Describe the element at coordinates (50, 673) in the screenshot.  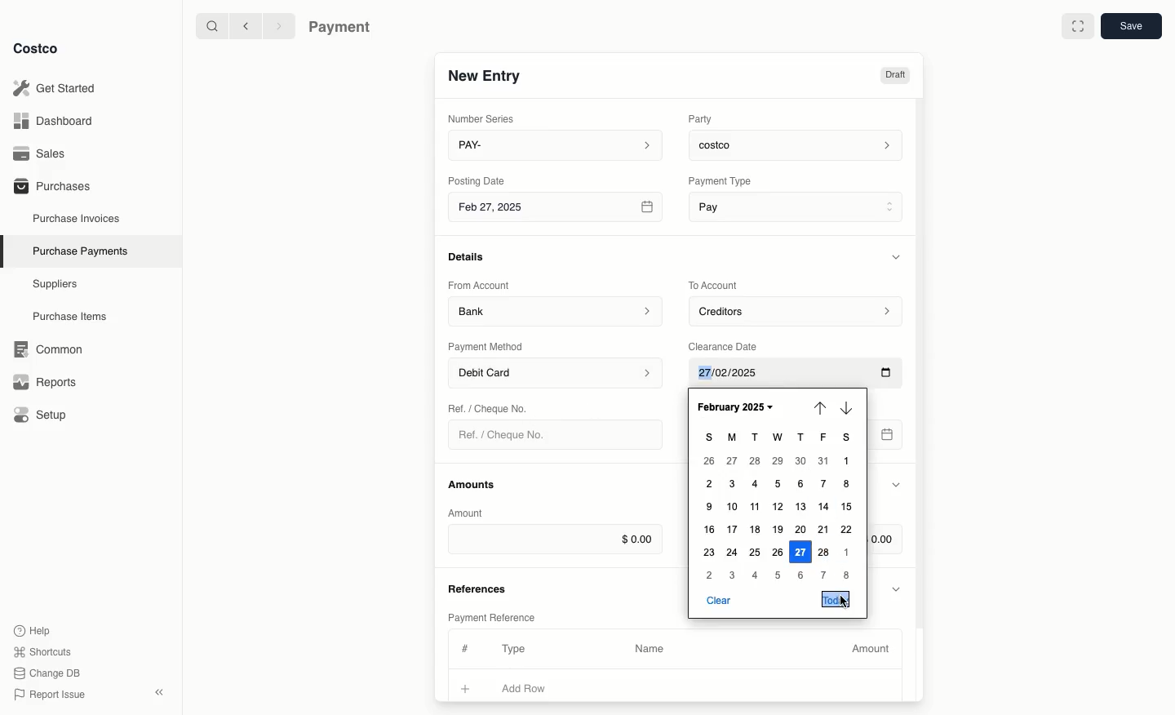
I see `Change DB` at that location.